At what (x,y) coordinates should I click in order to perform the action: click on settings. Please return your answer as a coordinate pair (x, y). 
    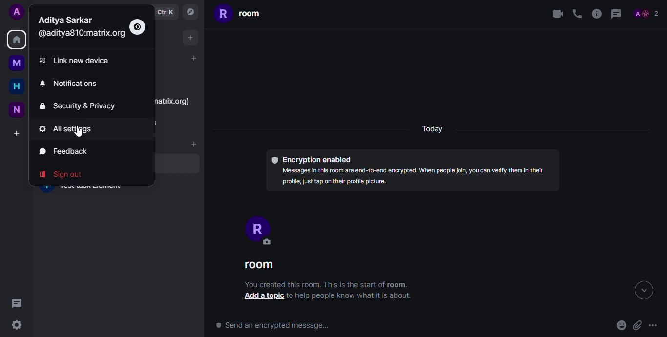
    Looking at the image, I should click on (17, 325).